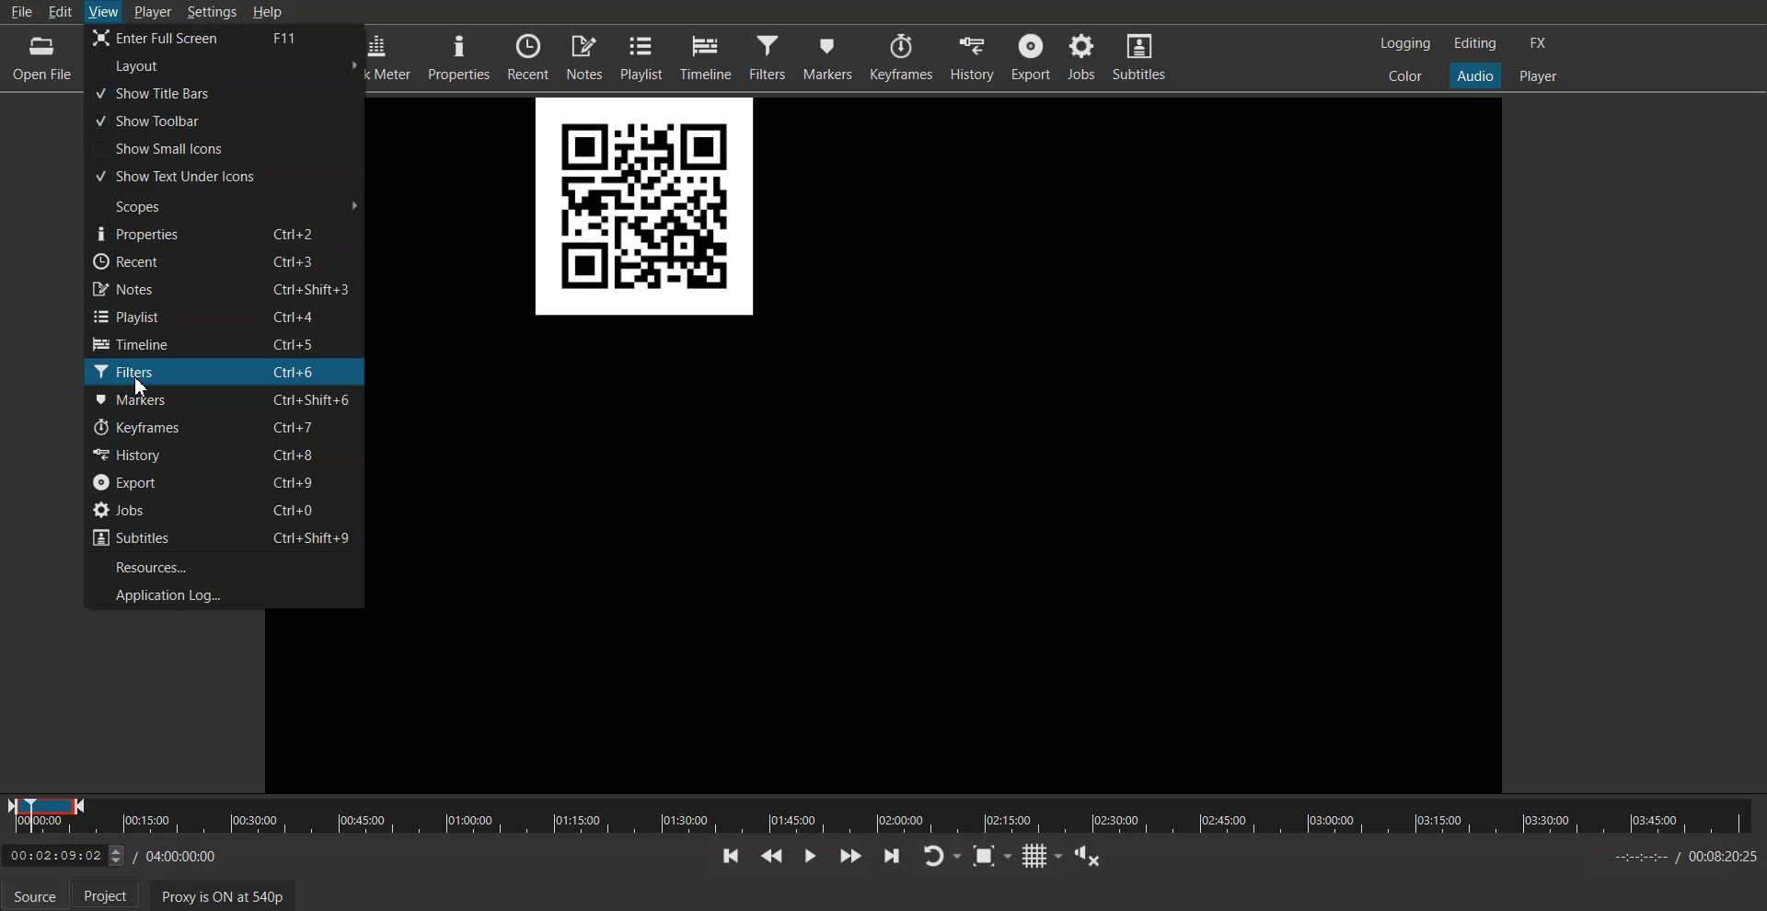 The image size is (1767, 911). Describe the element at coordinates (224, 400) in the screenshot. I see `Markers` at that location.